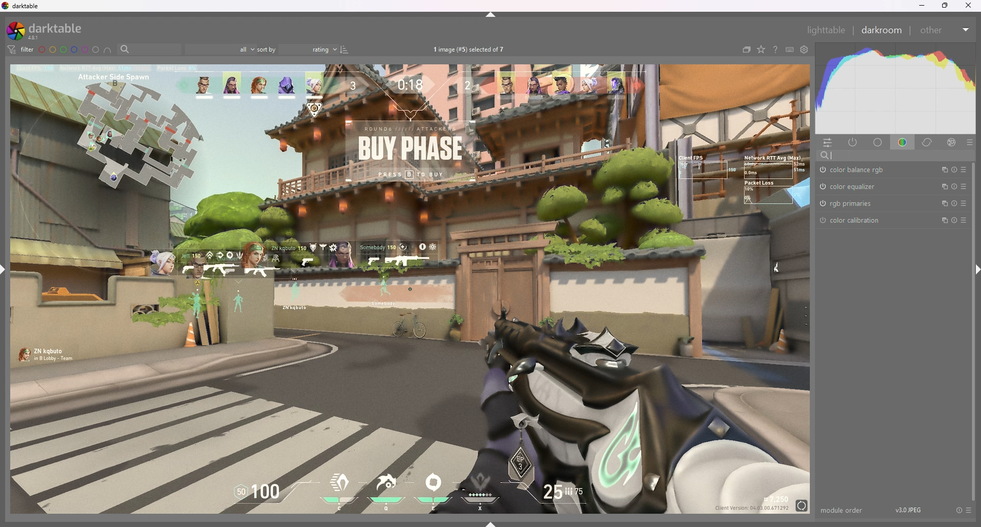 The height and width of the screenshot is (527, 981). What do you see at coordinates (954, 204) in the screenshot?
I see `reset` at bounding box center [954, 204].